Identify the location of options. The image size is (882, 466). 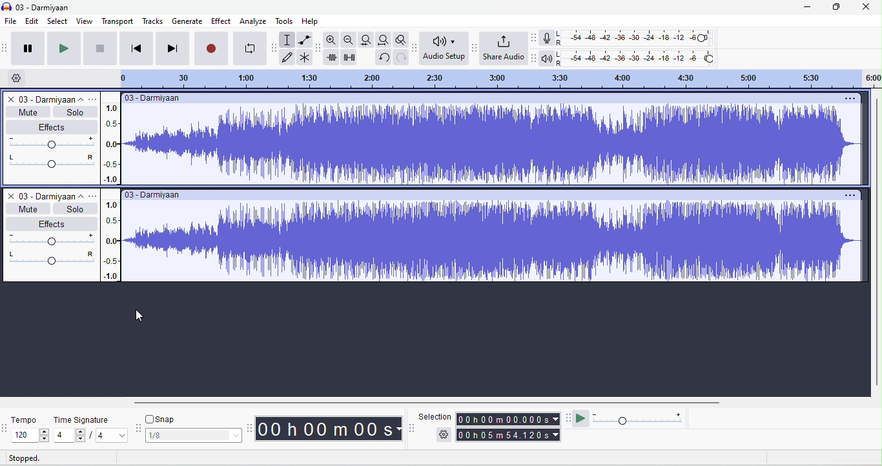
(94, 193).